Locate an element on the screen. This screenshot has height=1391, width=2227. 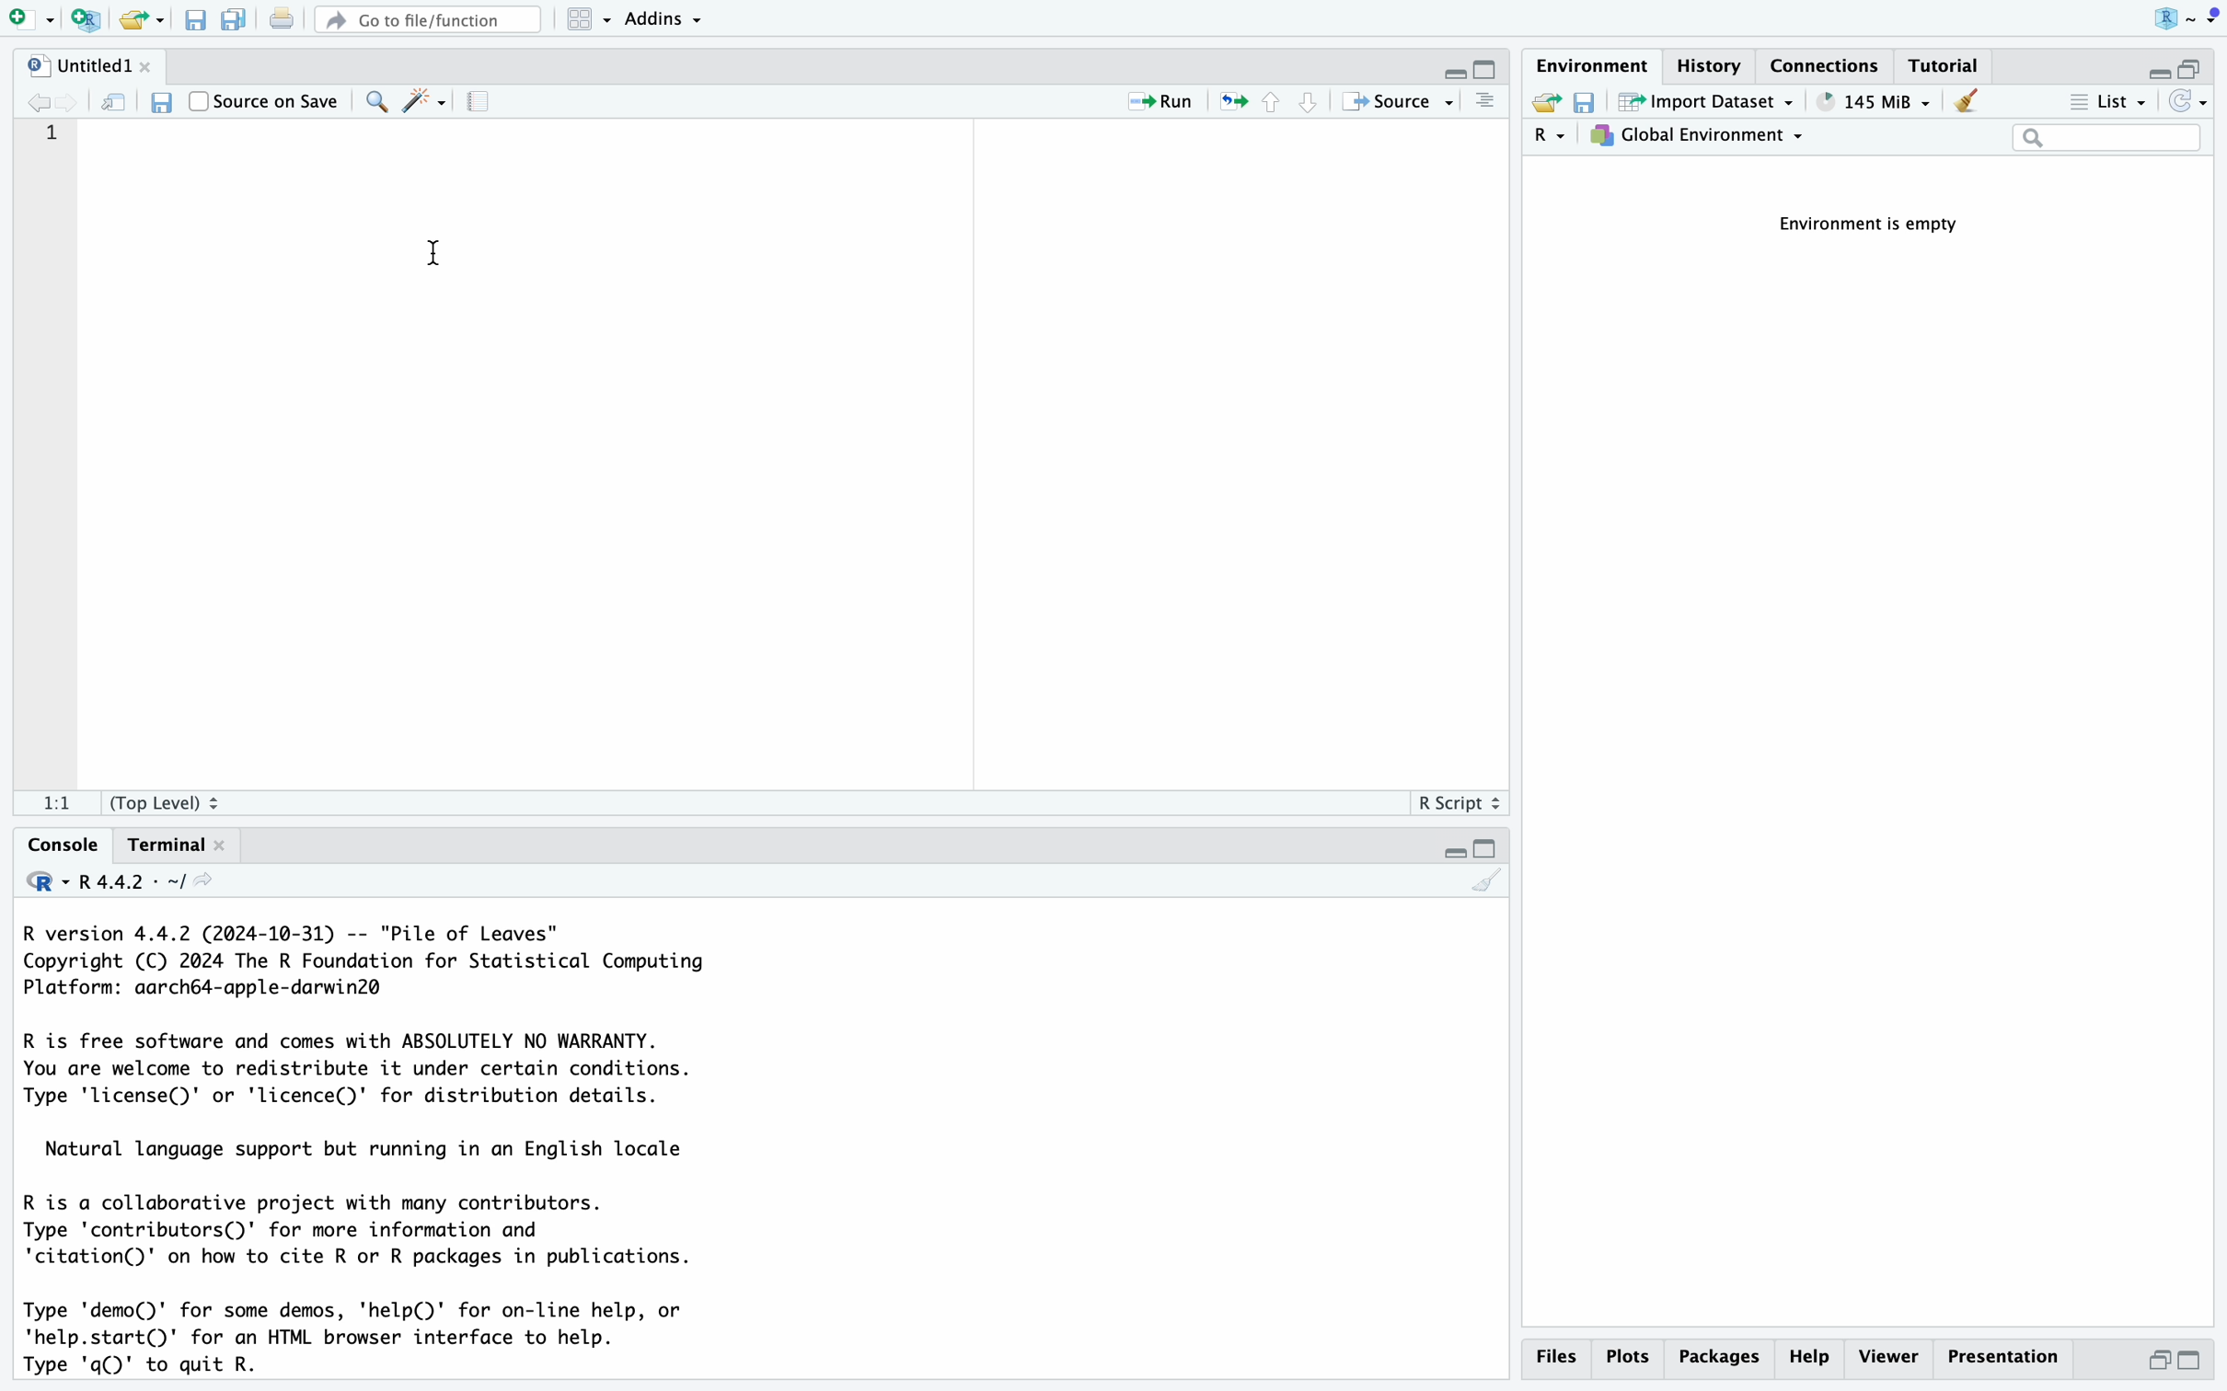
cursor is located at coordinates (436, 260).